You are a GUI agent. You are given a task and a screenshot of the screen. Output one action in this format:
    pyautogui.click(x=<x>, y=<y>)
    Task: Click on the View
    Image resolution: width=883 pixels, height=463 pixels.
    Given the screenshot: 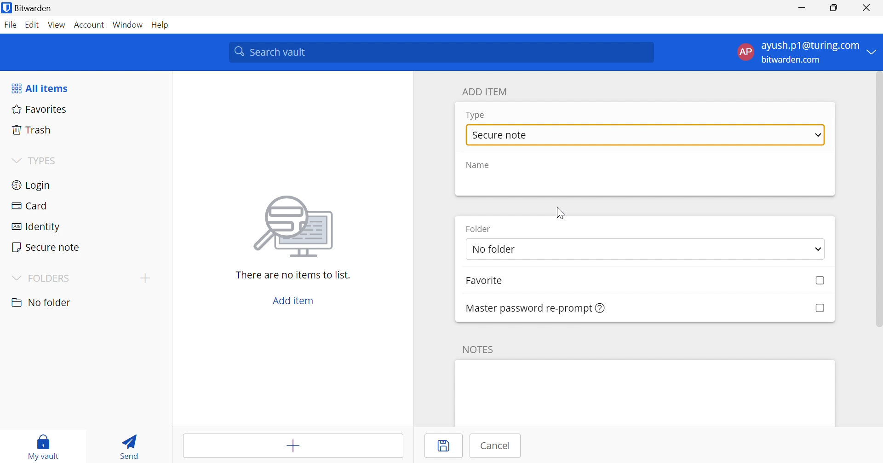 What is the action you would take?
    pyautogui.click(x=57, y=26)
    